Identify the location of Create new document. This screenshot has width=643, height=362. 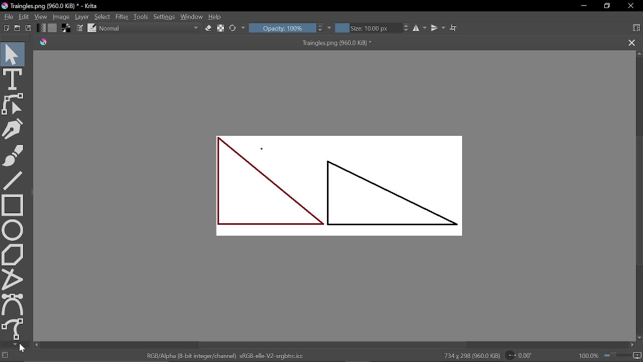
(5, 28).